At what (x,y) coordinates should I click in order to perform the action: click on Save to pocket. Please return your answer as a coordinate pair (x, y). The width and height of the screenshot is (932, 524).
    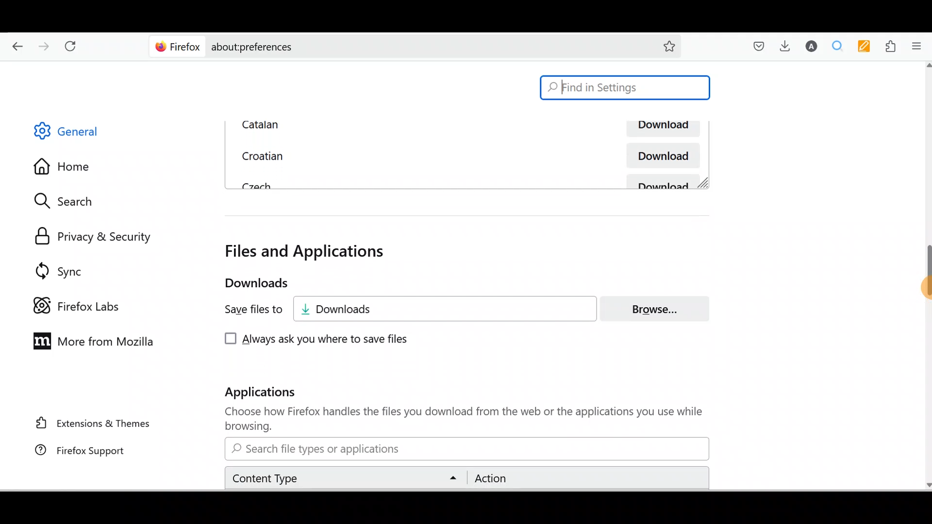
    Looking at the image, I should click on (755, 46).